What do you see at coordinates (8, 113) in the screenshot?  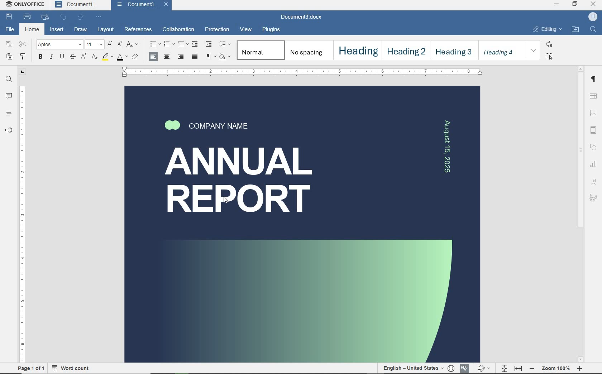 I see `headings` at bounding box center [8, 113].